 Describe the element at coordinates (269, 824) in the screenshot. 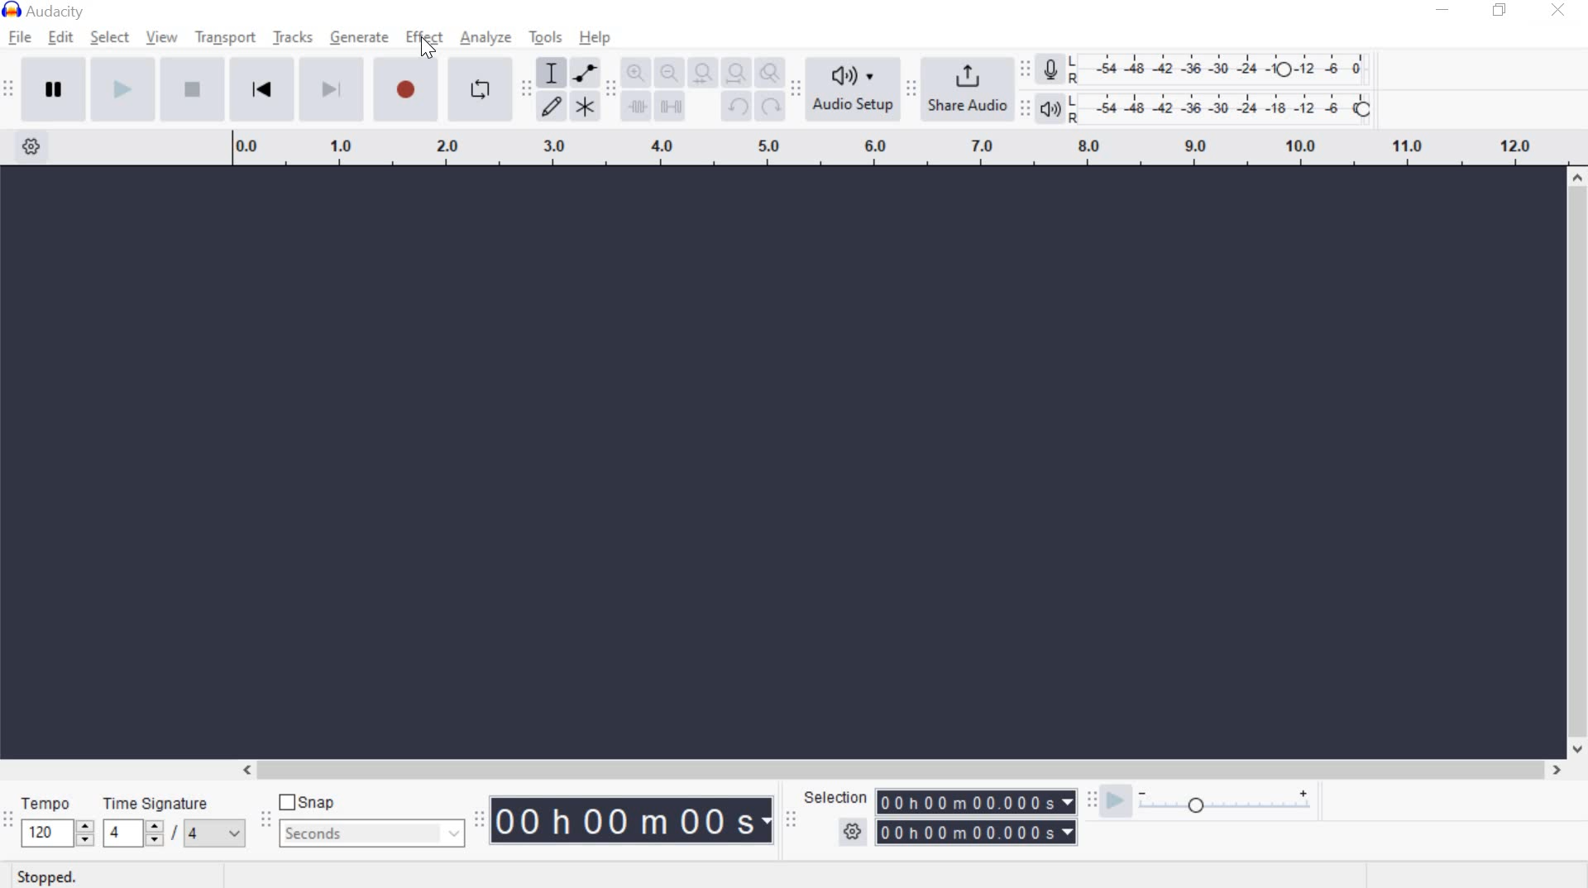

I see `Snapping Toolbar` at that location.